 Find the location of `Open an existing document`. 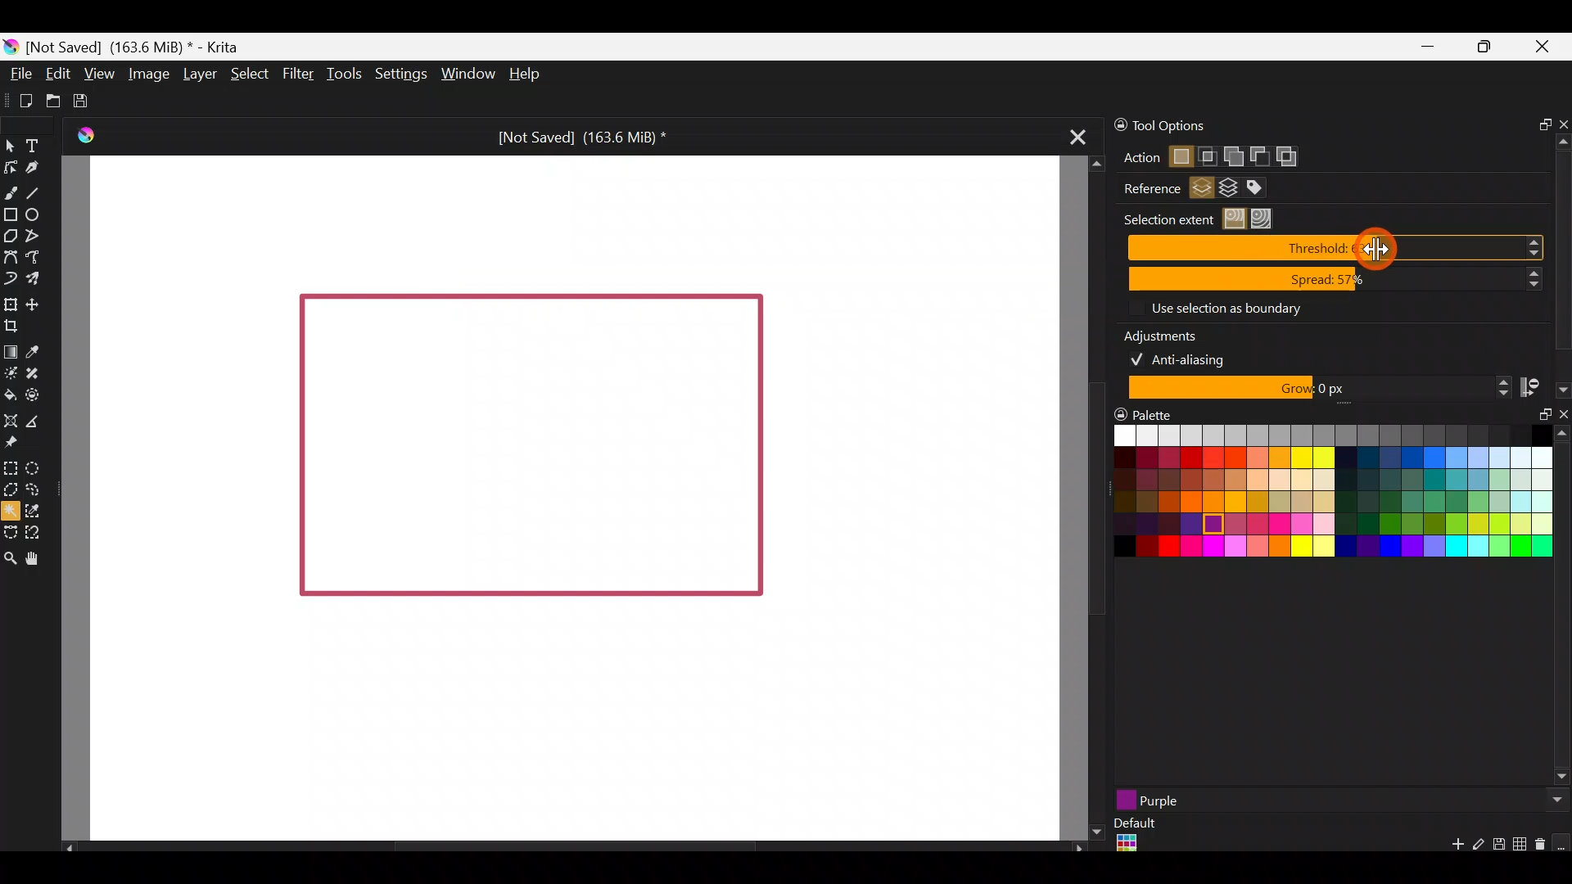

Open an existing document is located at coordinates (52, 98).